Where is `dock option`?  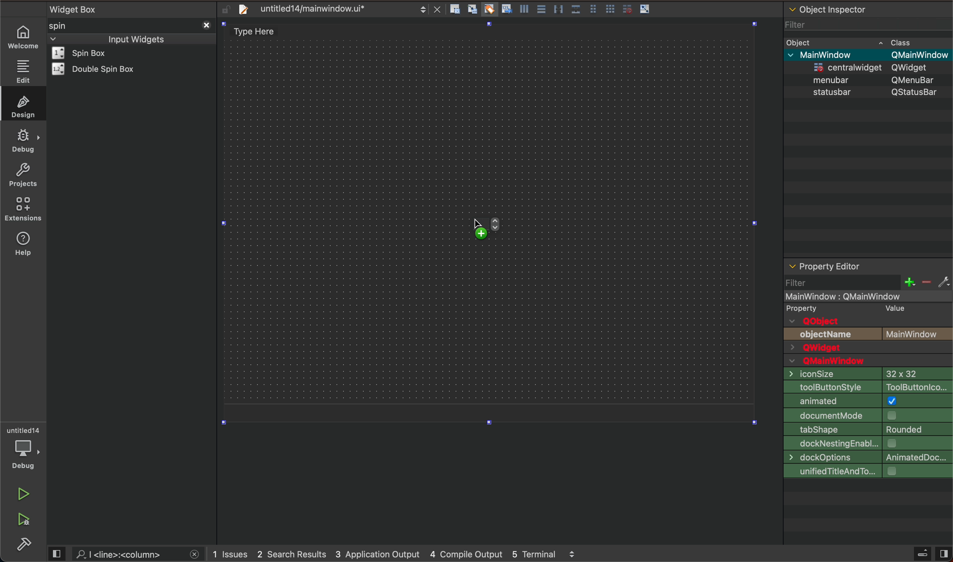
dock option is located at coordinates (866, 457).